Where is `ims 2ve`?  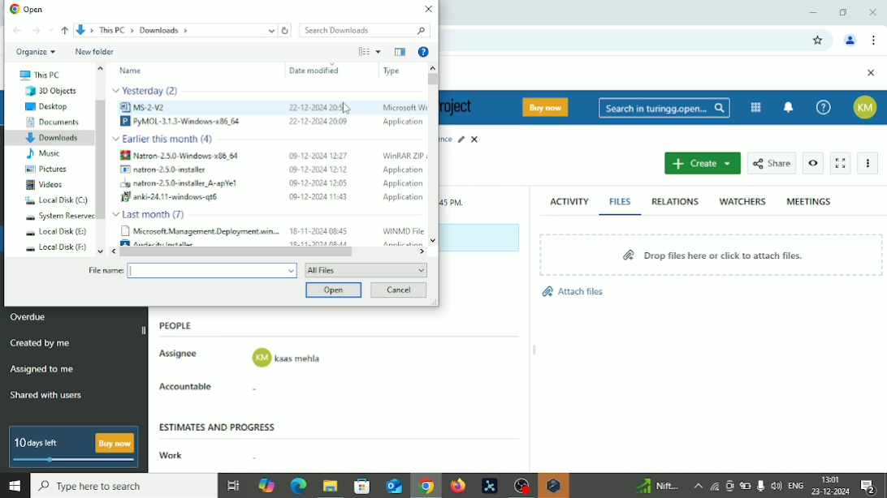 ims 2ve is located at coordinates (151, 107).